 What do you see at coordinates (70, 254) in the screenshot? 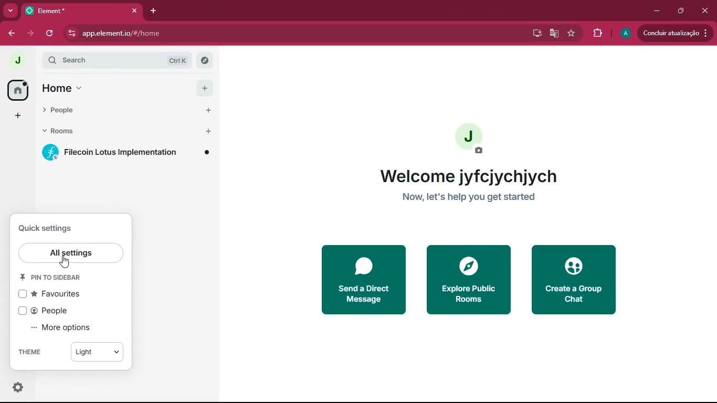
I see `all settings` at bounding box center [70, 254].